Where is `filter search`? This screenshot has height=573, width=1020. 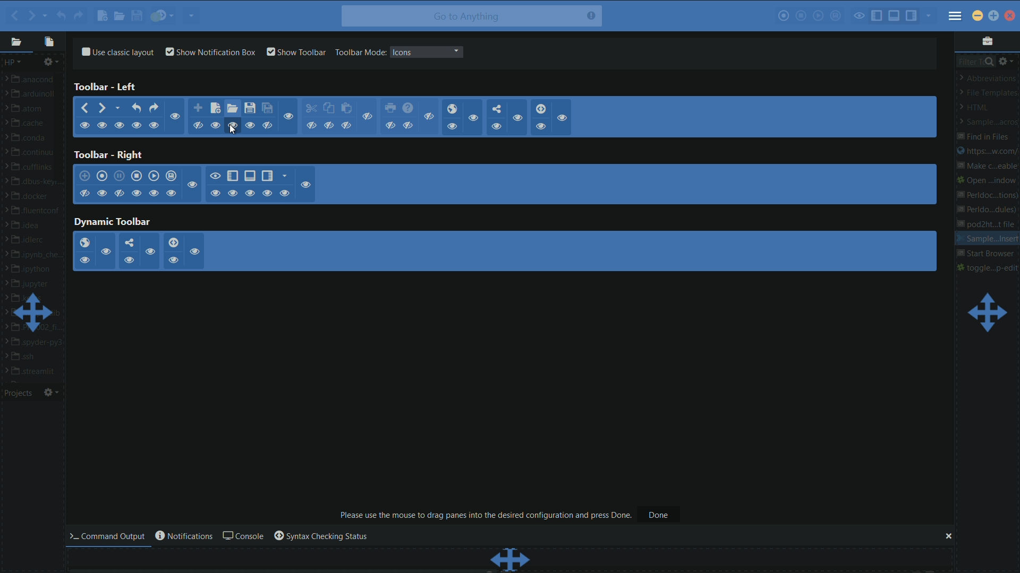 filter search is located at coordinates (975, 60).